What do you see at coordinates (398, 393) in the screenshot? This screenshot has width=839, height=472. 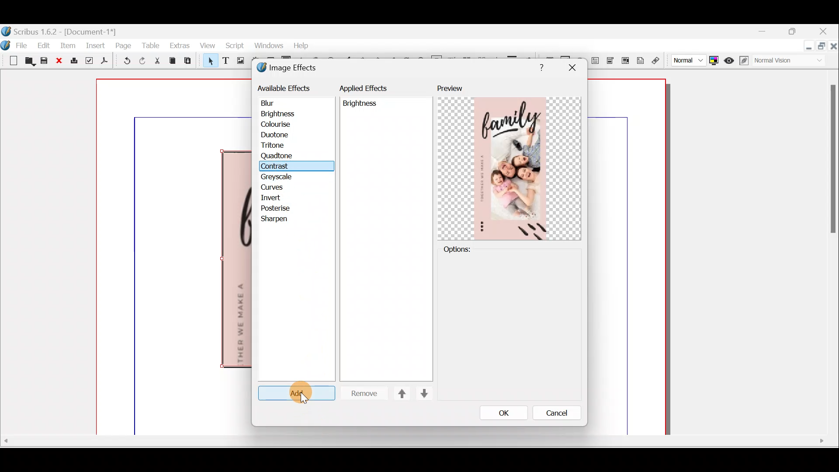 I see `Move up` at bounding box center [398, 393].